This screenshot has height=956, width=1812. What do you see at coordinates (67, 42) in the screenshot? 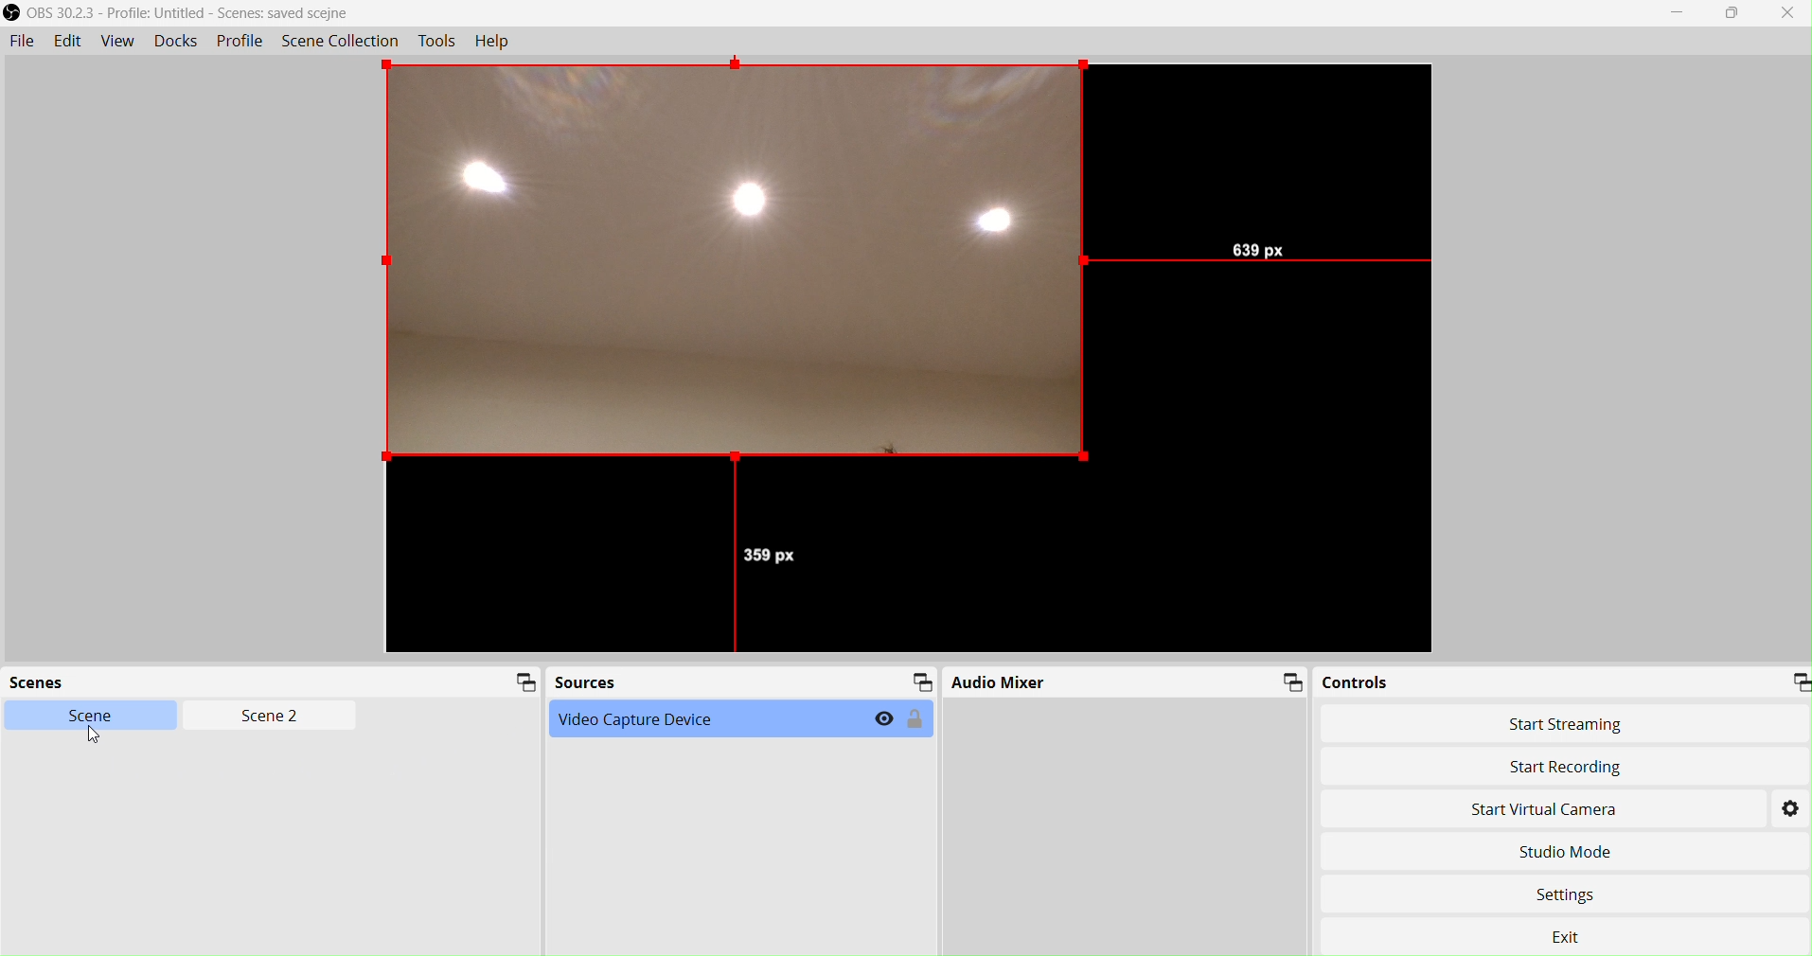
I see `Edit` at bounding box center [67, 42].